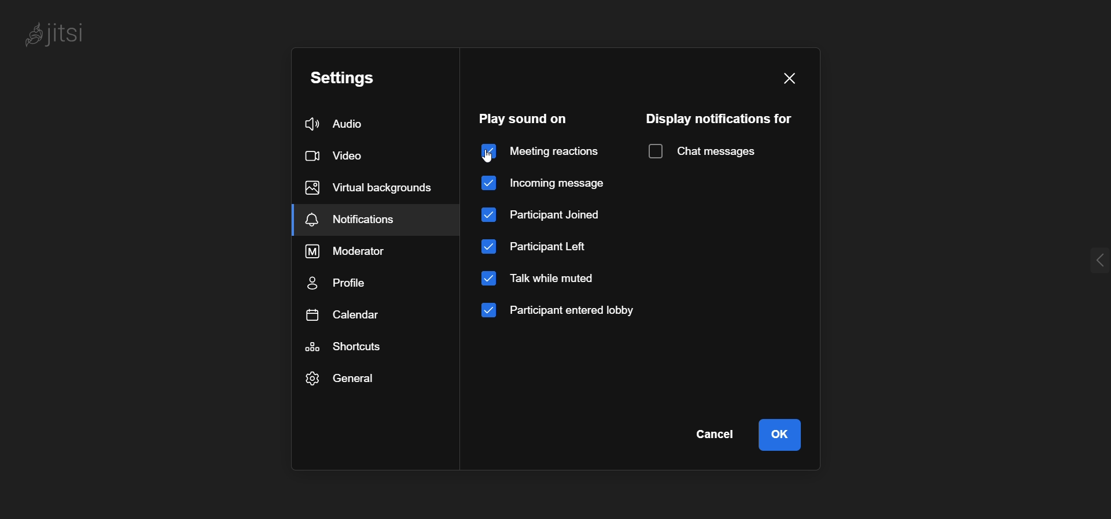 This screenshot has width=1111, height=519. What do you see at coordinates (788, 79) in the screenshot?
I see `close window` at bounding box center [788, 79].